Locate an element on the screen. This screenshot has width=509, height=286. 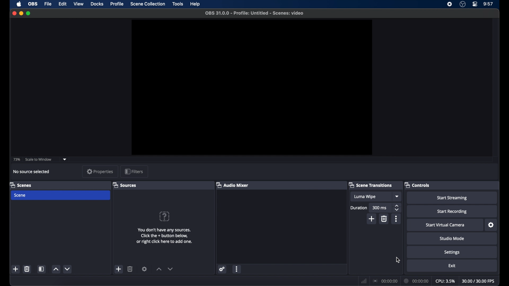
question mark icon is located at coordinates (164, 216).